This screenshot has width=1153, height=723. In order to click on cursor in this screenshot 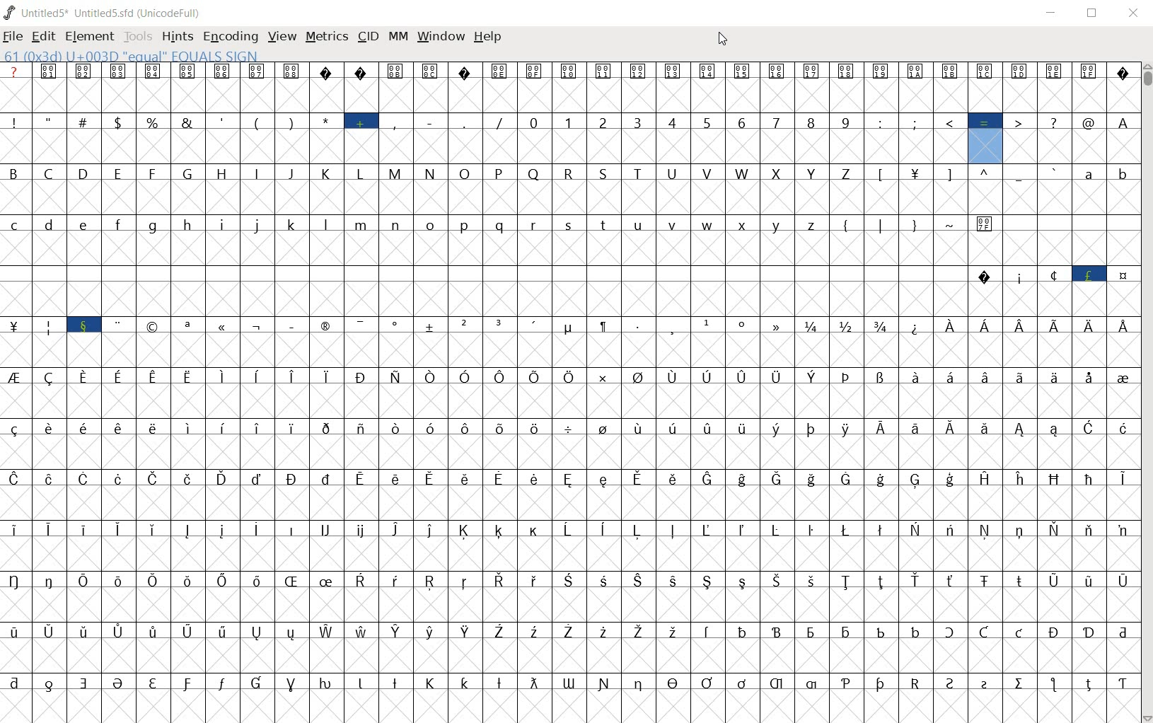, I will do `click(724, 39)`.